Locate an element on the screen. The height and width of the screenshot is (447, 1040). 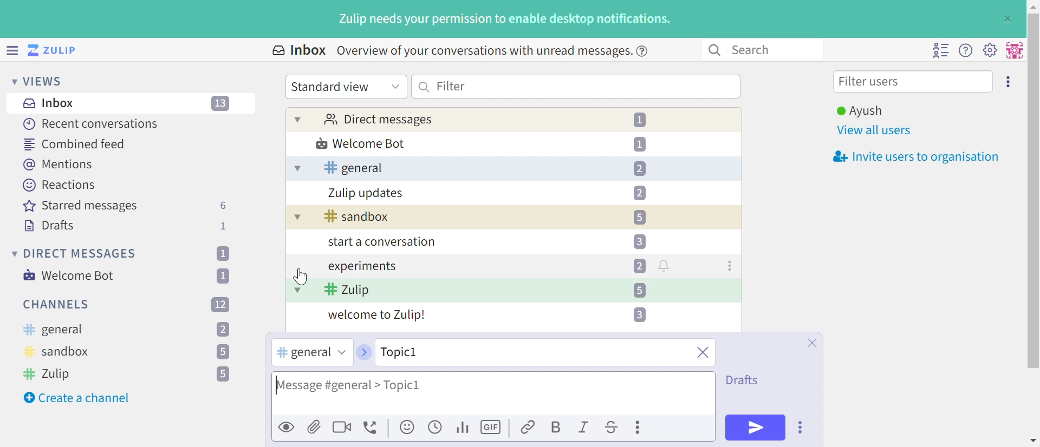
vertical scrollbar is located at coordinates (1033, 190).